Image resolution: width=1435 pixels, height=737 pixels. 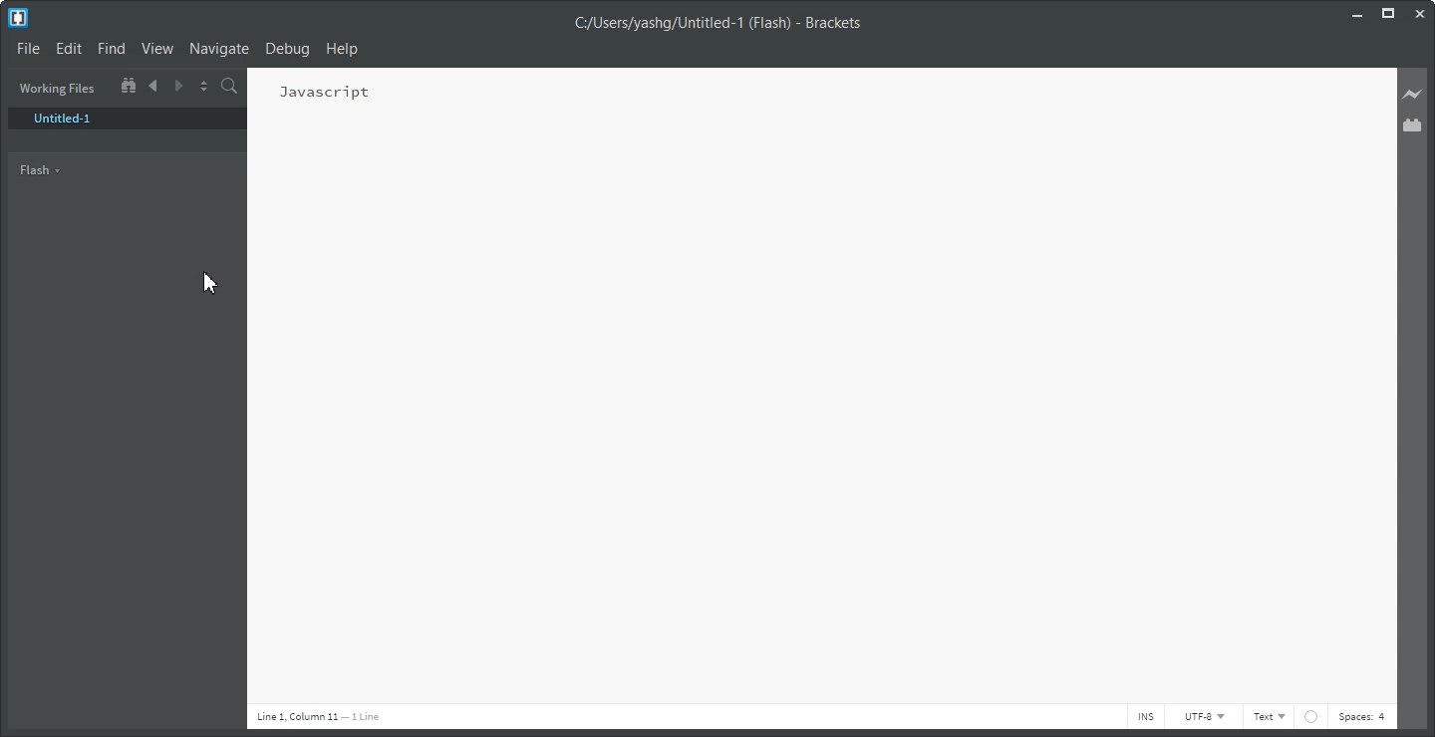 I want to click on Text, so click(x=1269, y=716).